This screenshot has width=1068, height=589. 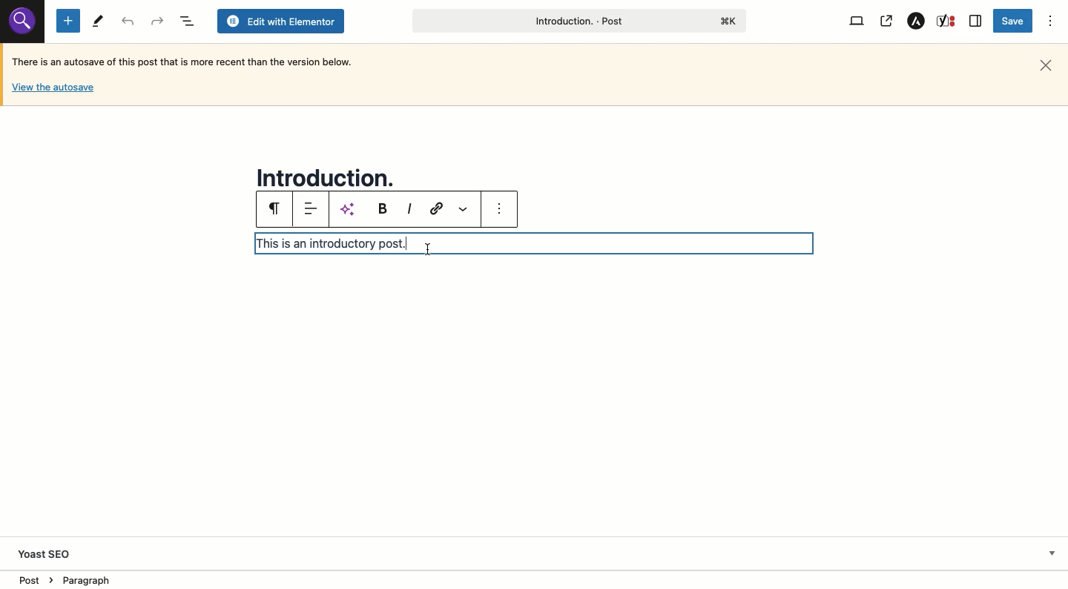 What do you see at coordinates (886, 22) in the screenshot?
I see `View post` at bounding box center [886, 22].